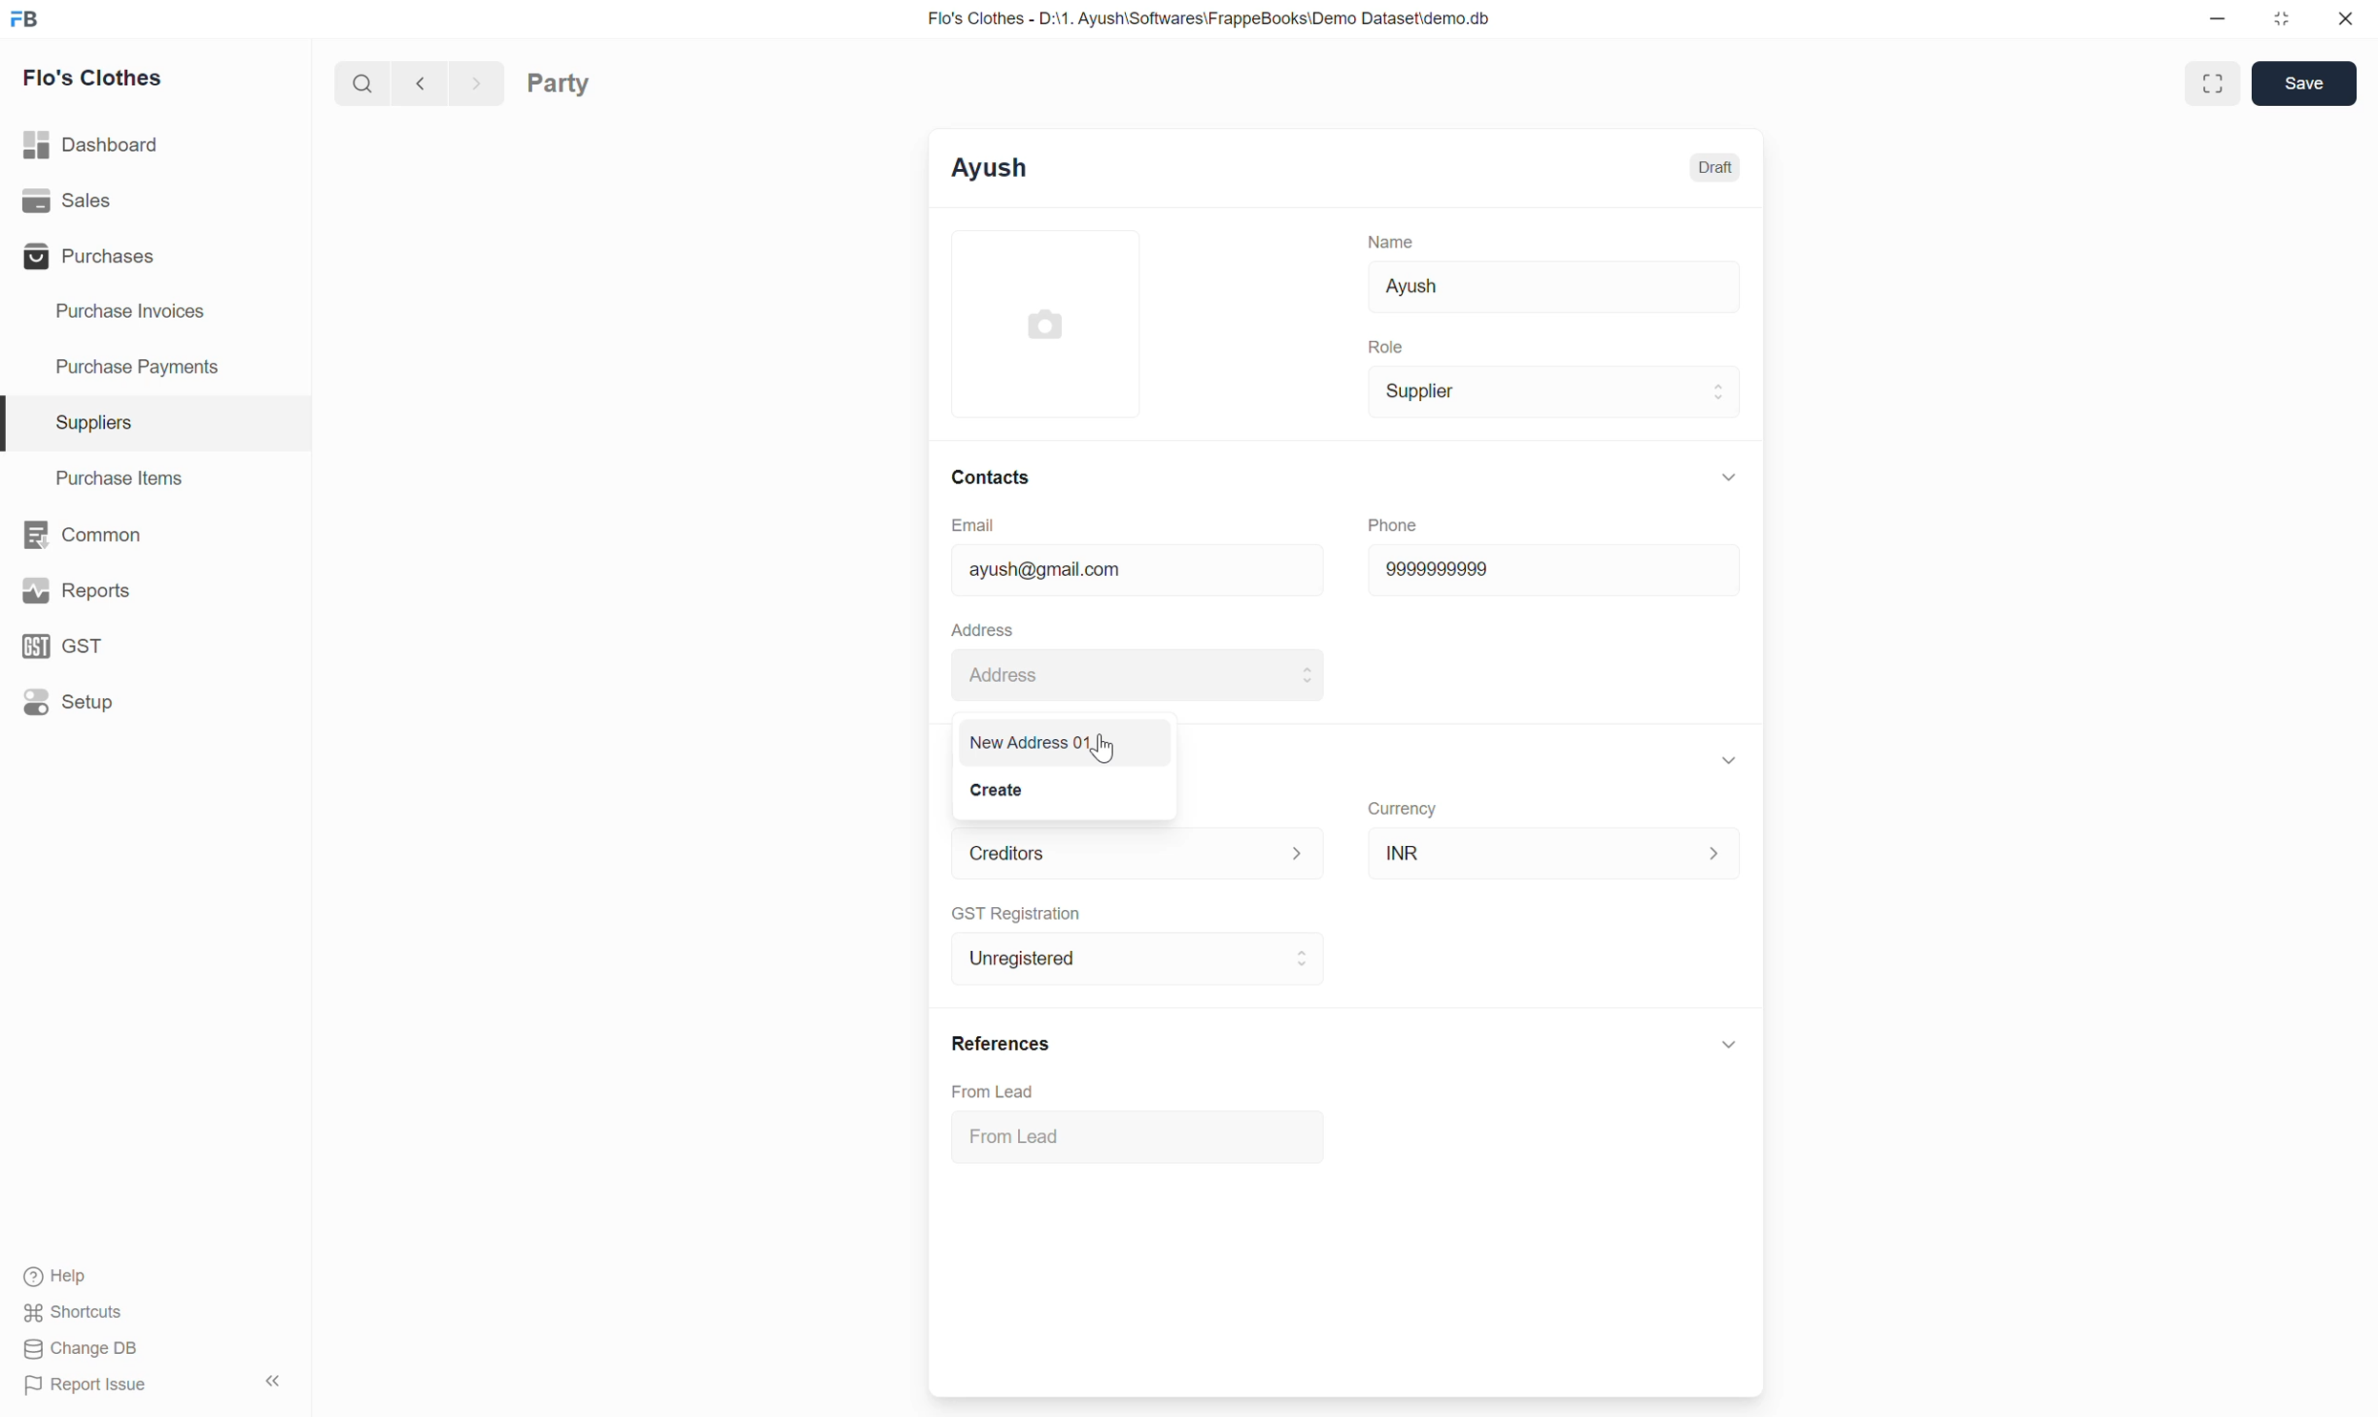 The width and height of the screenshot is (2378, 1417). I want to click on Frappe Books logo, so click(24, 19).